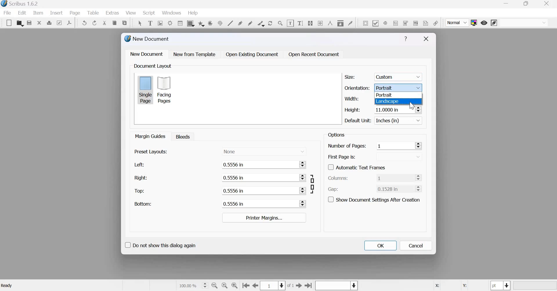 This screenshot has width=557, height=291. I want to click on Help, so click(406, 39).